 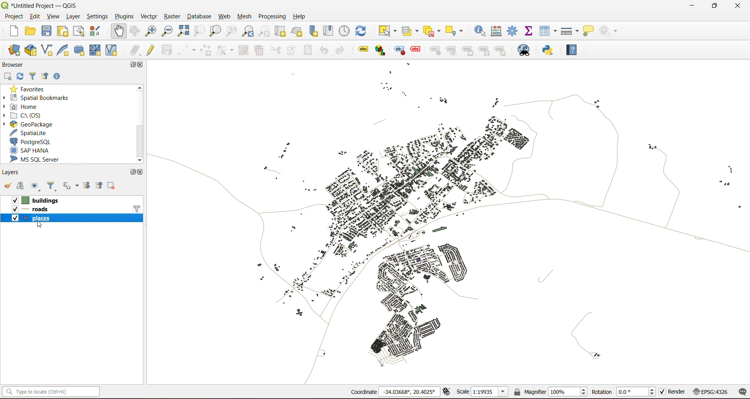 What do you see at coordinates (487, 51) in the screenshot?
I see `rotate a label` at bounding box center [487, 51].